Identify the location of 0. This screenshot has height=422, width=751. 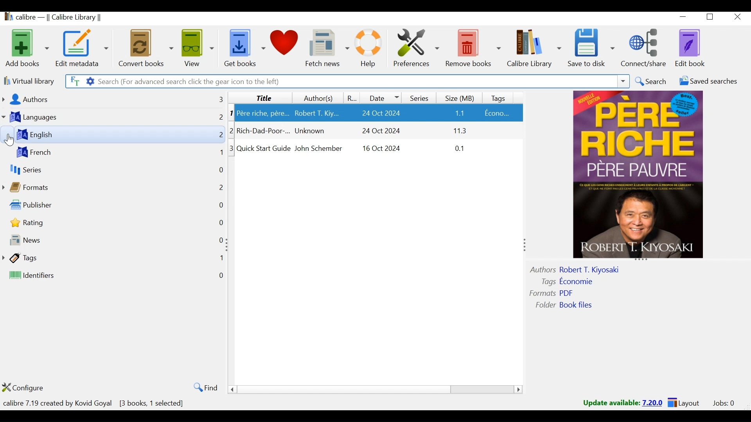
(219, 222).